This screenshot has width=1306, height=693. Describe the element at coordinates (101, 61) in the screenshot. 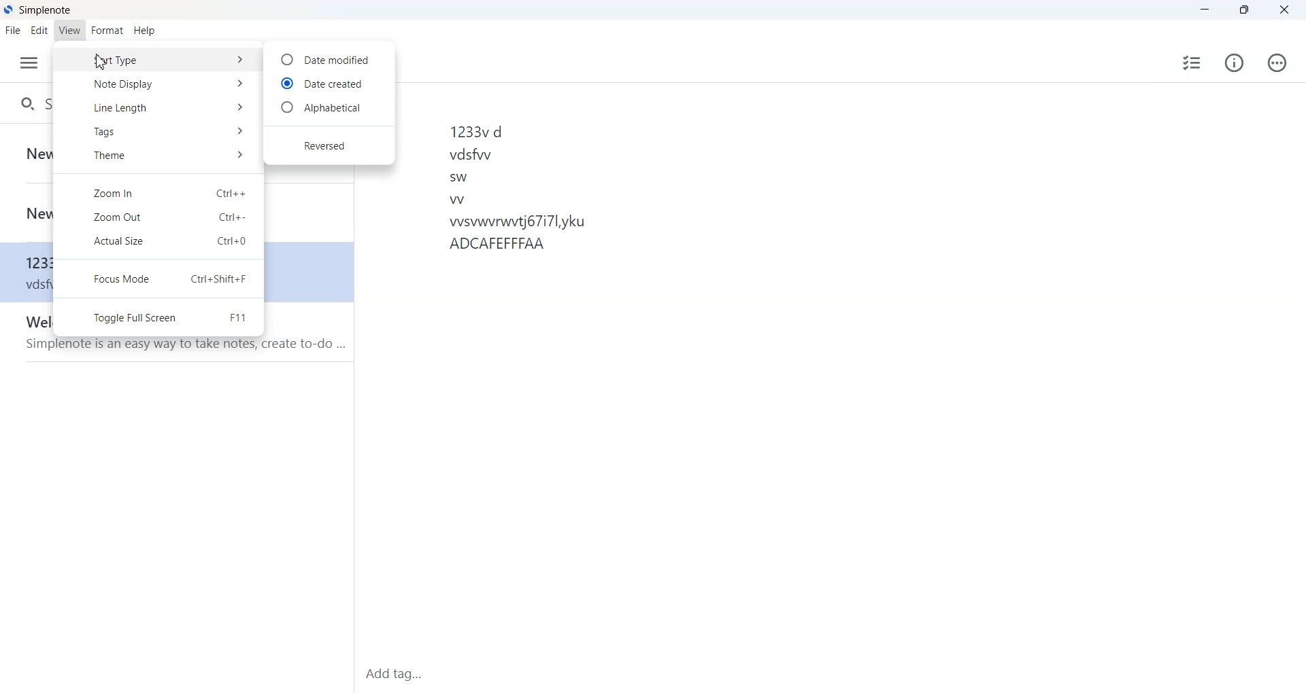

I see `Cursor` at that location.